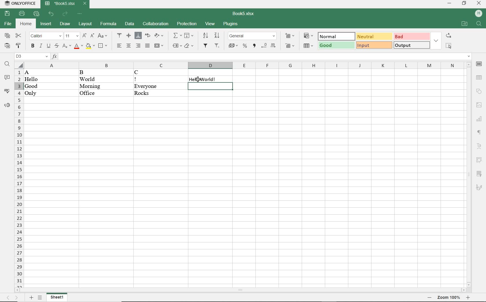 The image size is (486, 302). Describe the element at coordinates (80, 14) in the screenshot. I see `CUSTOMIZE QUICK ACCESS TOOLBAR` at that location.